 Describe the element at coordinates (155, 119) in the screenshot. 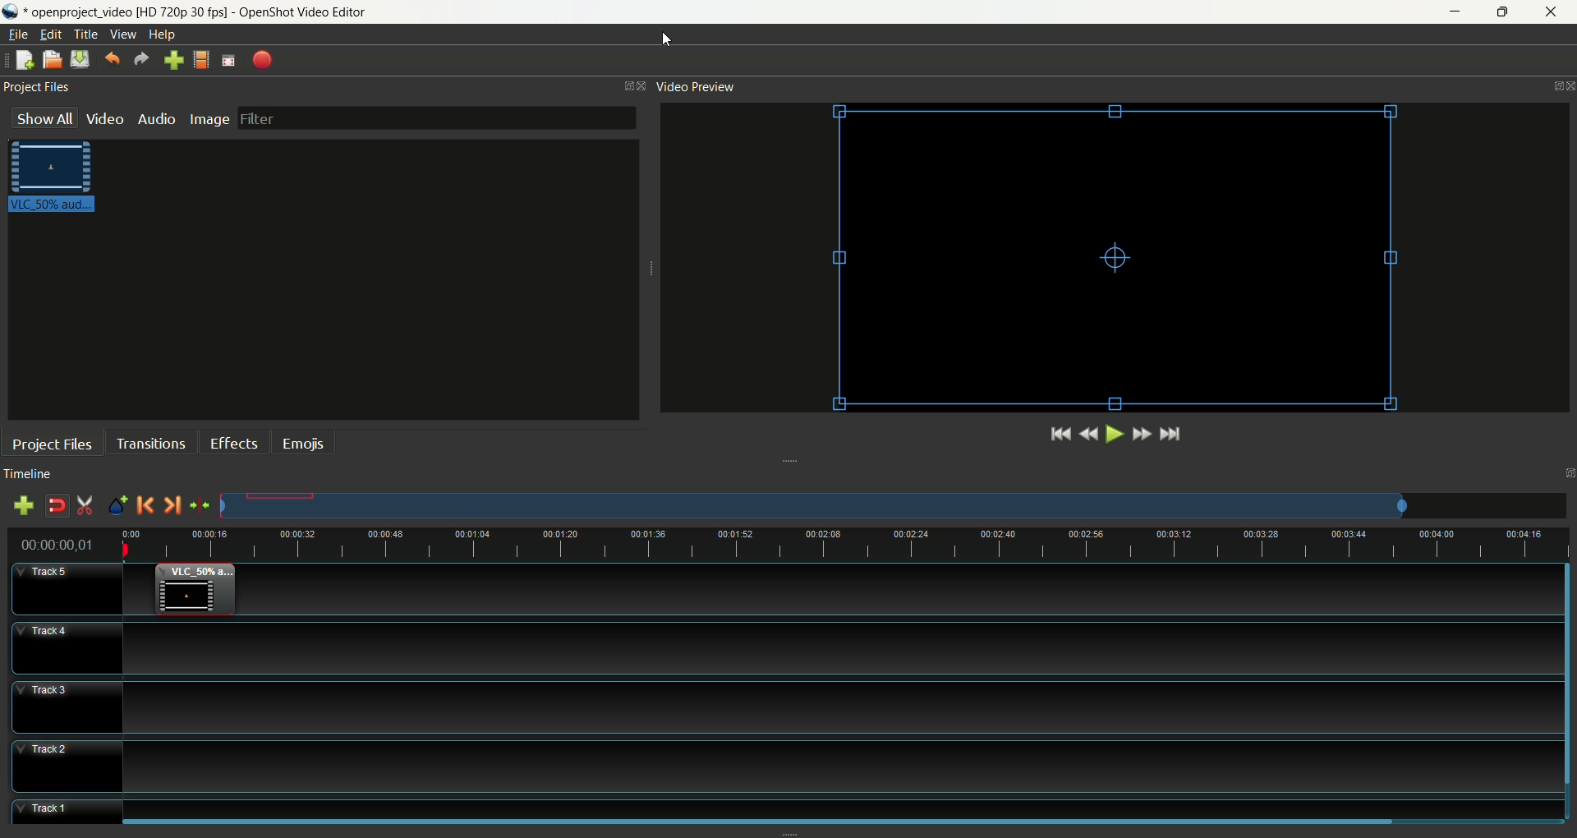

I see `audio` at that location.